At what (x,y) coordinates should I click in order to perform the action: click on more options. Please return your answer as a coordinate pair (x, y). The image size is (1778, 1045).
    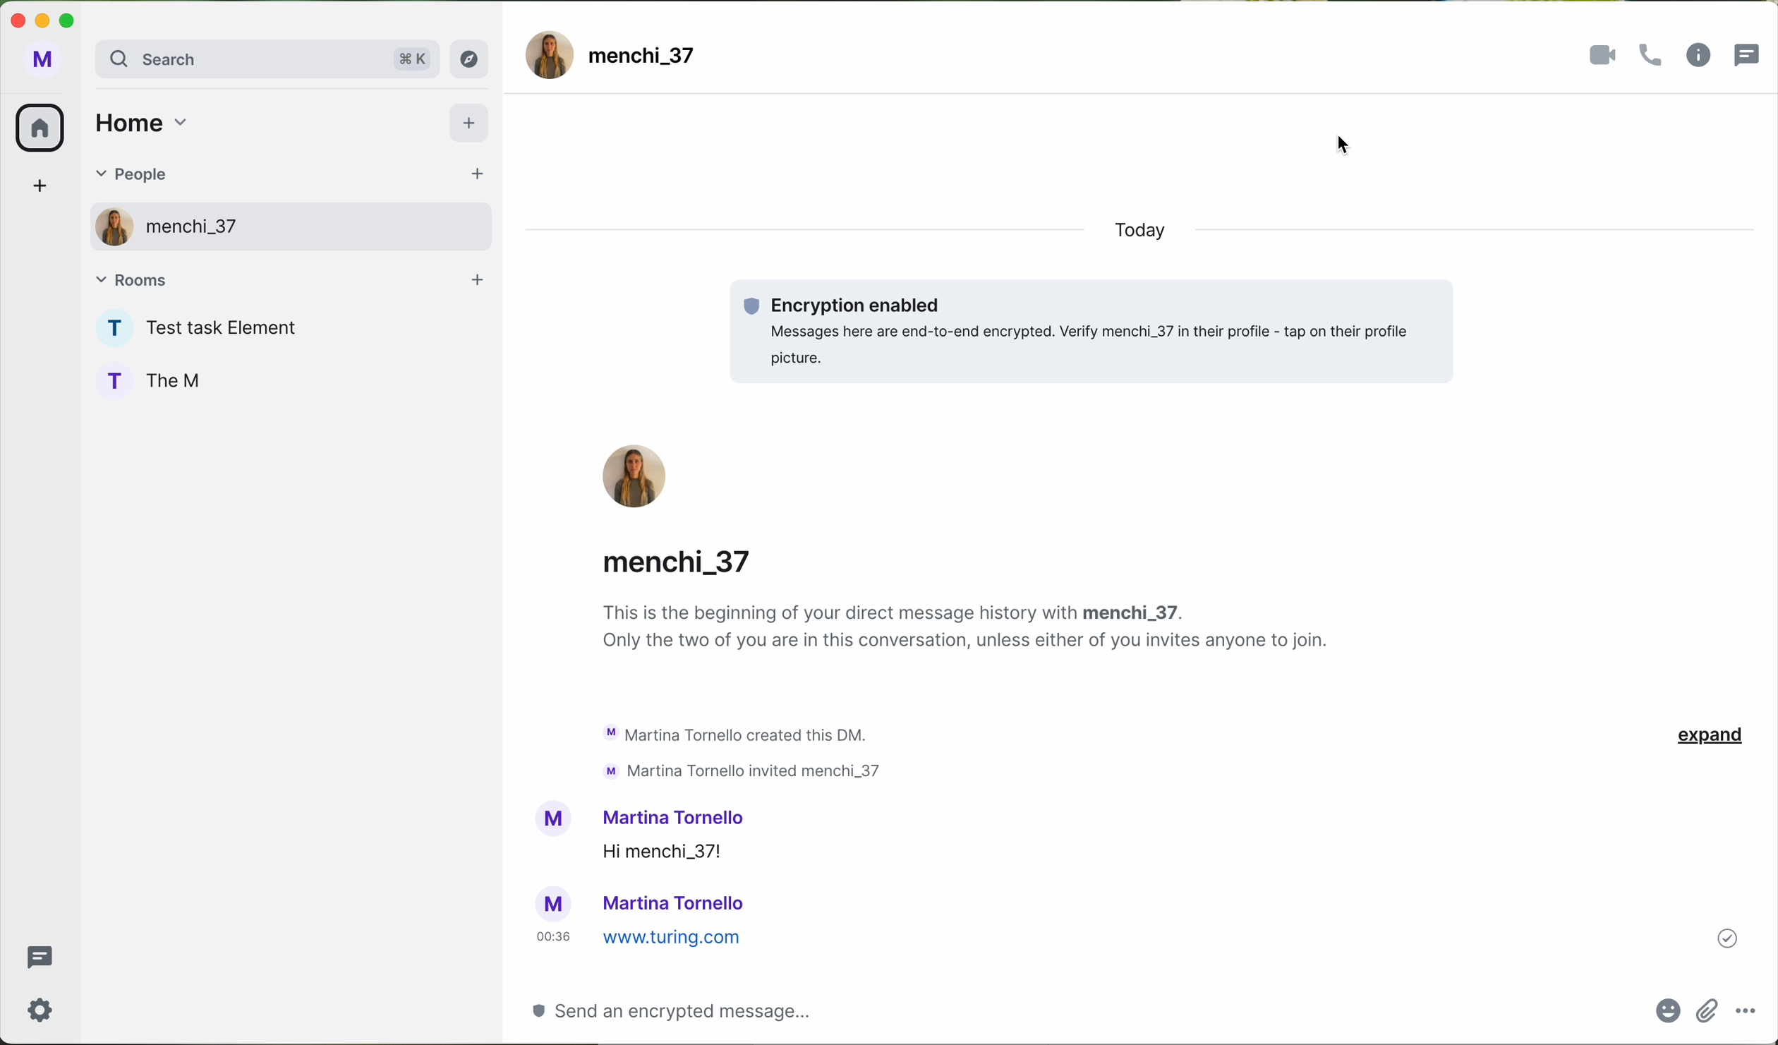
    Looking at the image, I should click on (1746, 1009).